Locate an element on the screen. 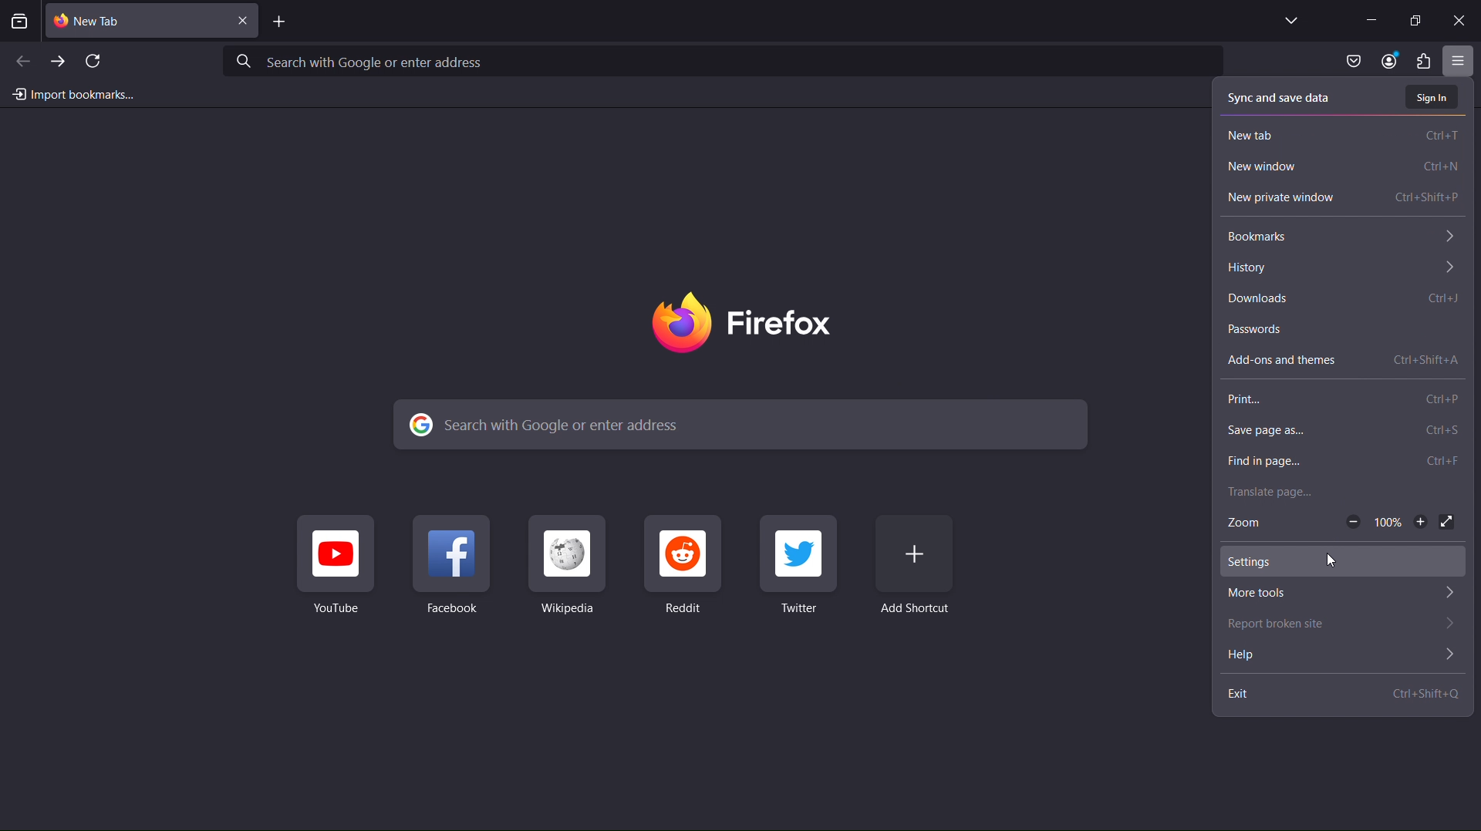  History is located at coordinates (1342, 268).